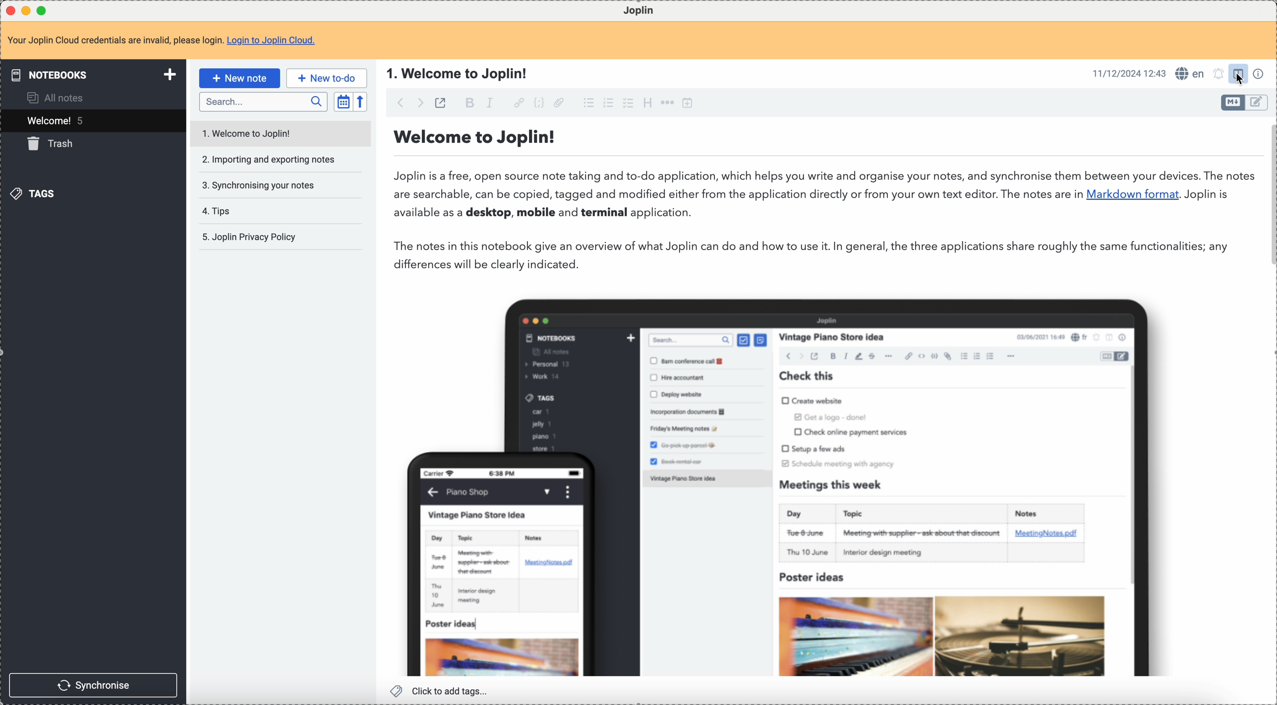  What do you see at coordinates (1206, 194) in the screenshot?
I see `Joplin is` at bounding box center [1206, 194].